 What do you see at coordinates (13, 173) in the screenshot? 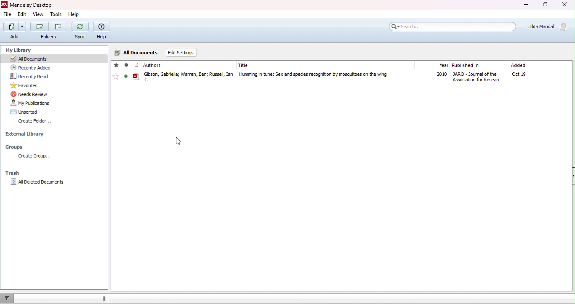
I see `trash` at bounding box center [13, 173].